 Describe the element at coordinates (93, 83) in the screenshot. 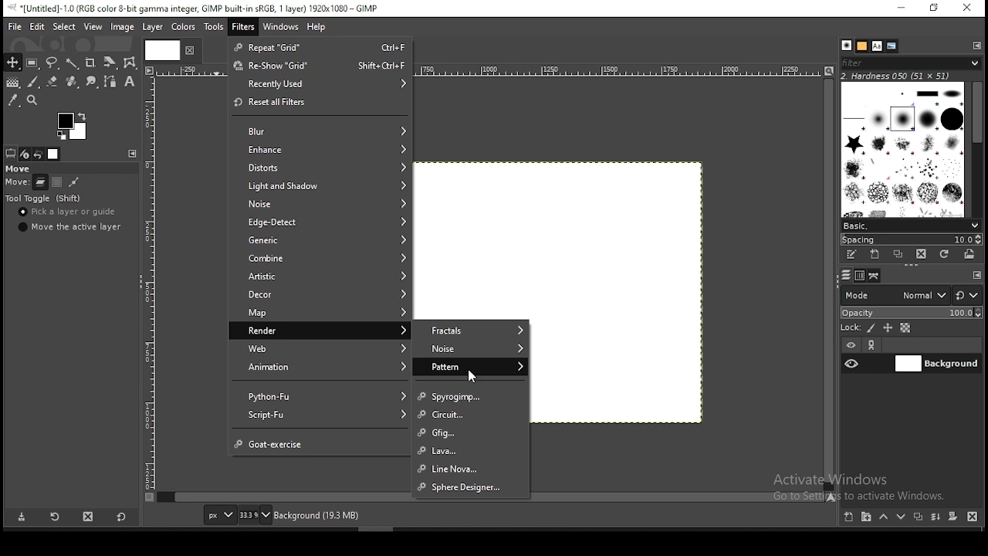

I see `smudge tool` at that location.